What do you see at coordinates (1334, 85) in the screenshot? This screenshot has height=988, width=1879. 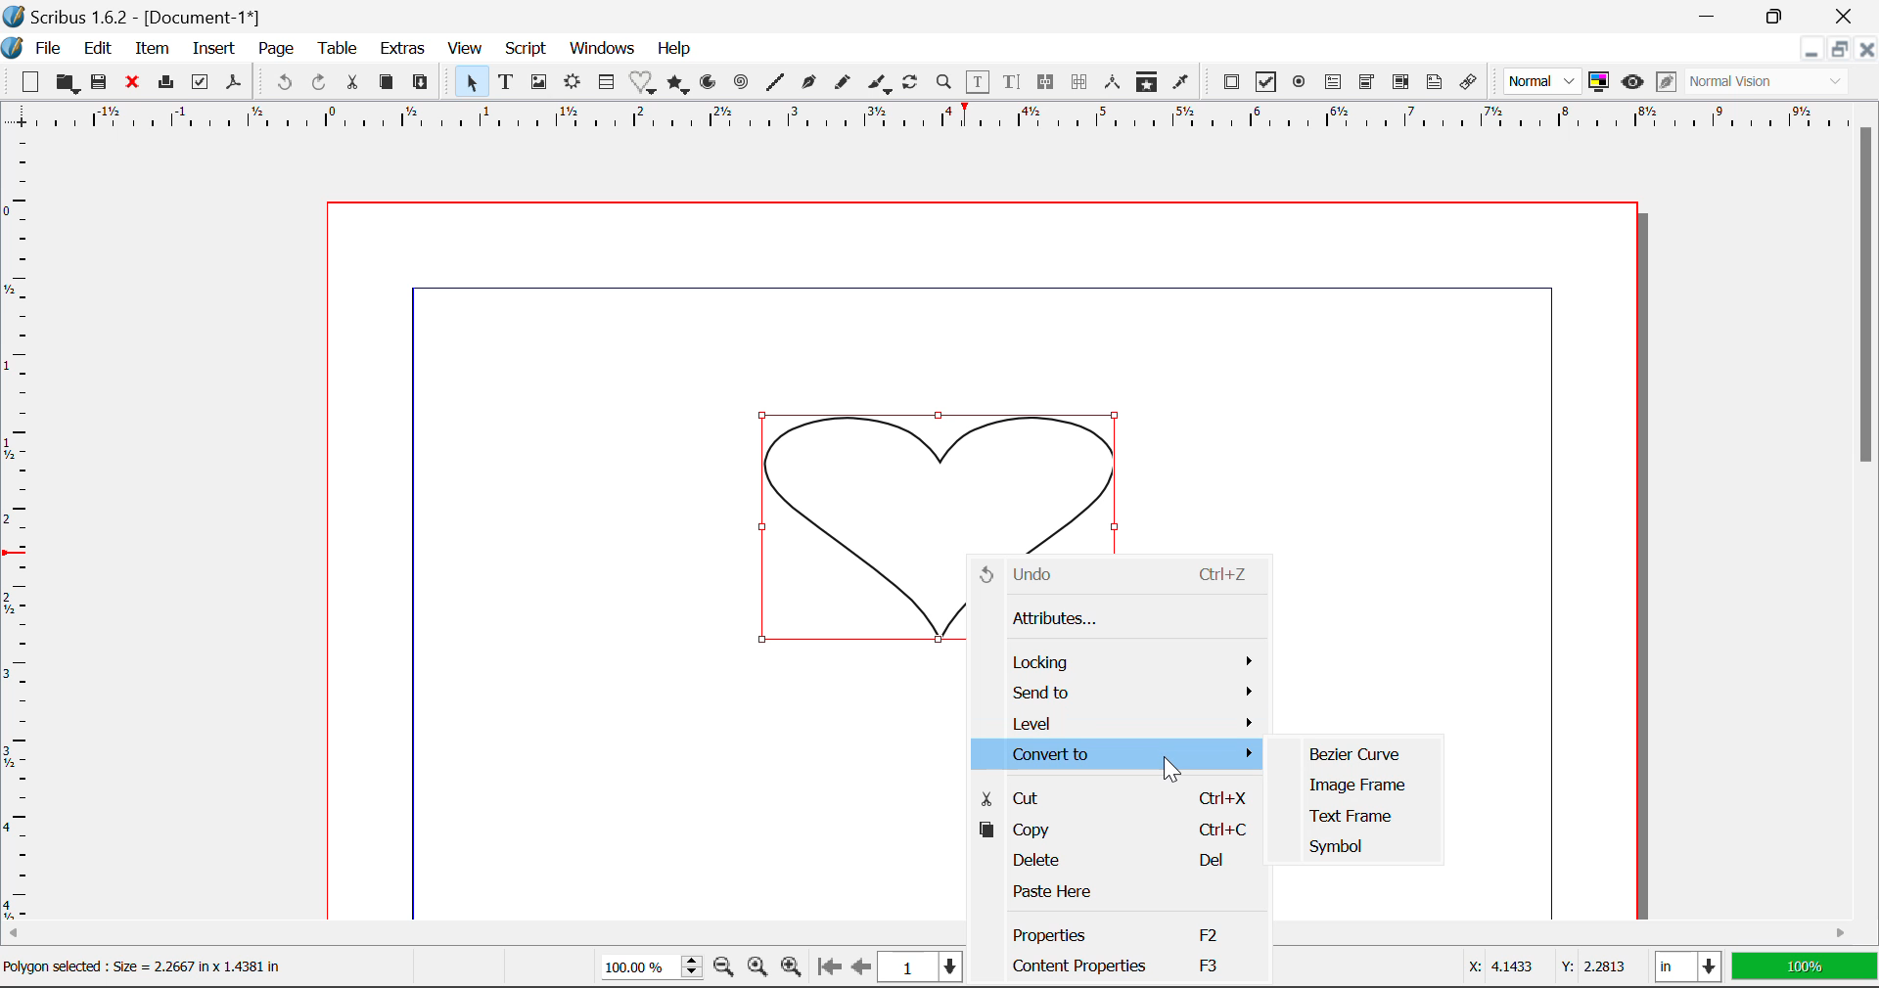 I see `Pdf Text Field` at bounding box center [1334, 85].